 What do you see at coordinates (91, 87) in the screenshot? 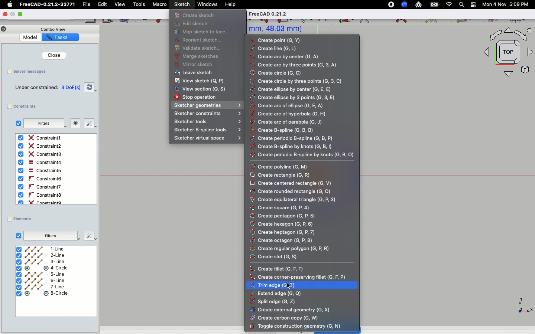
I see `Swap` at bounding box center [91, 87].